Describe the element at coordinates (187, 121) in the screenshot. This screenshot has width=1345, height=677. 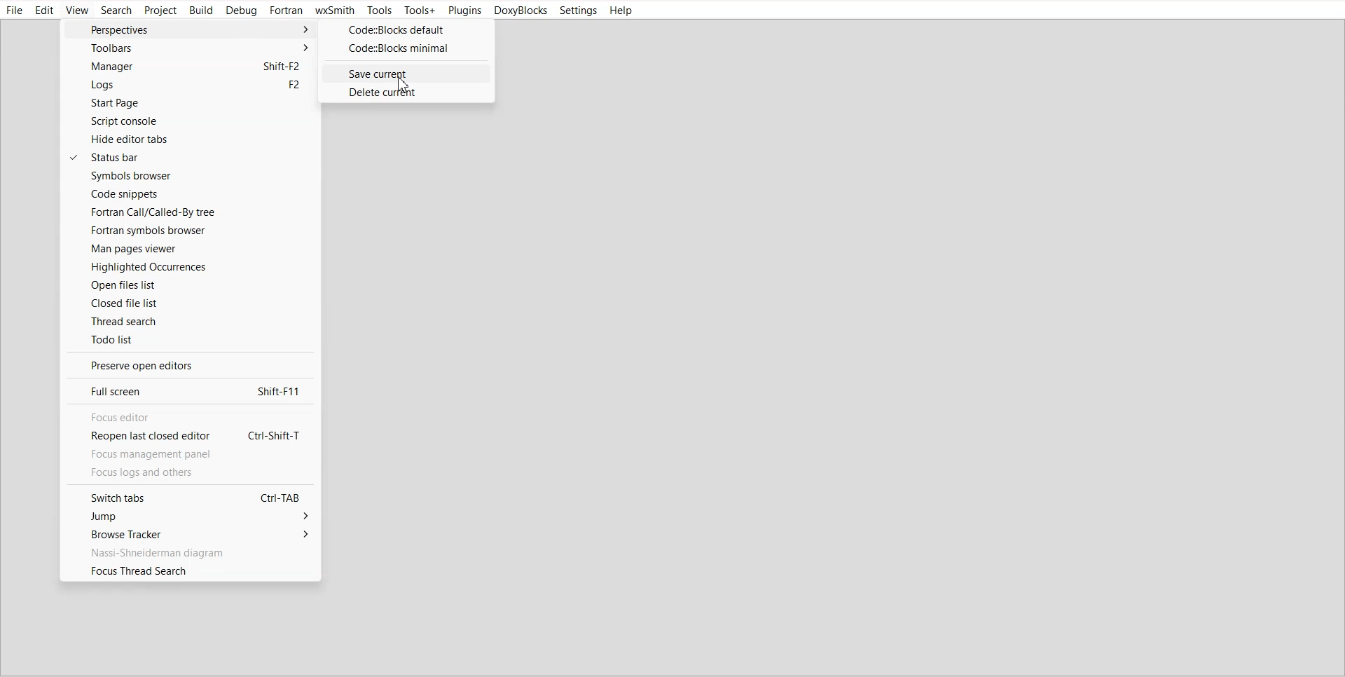
I see `Script console` at that location.